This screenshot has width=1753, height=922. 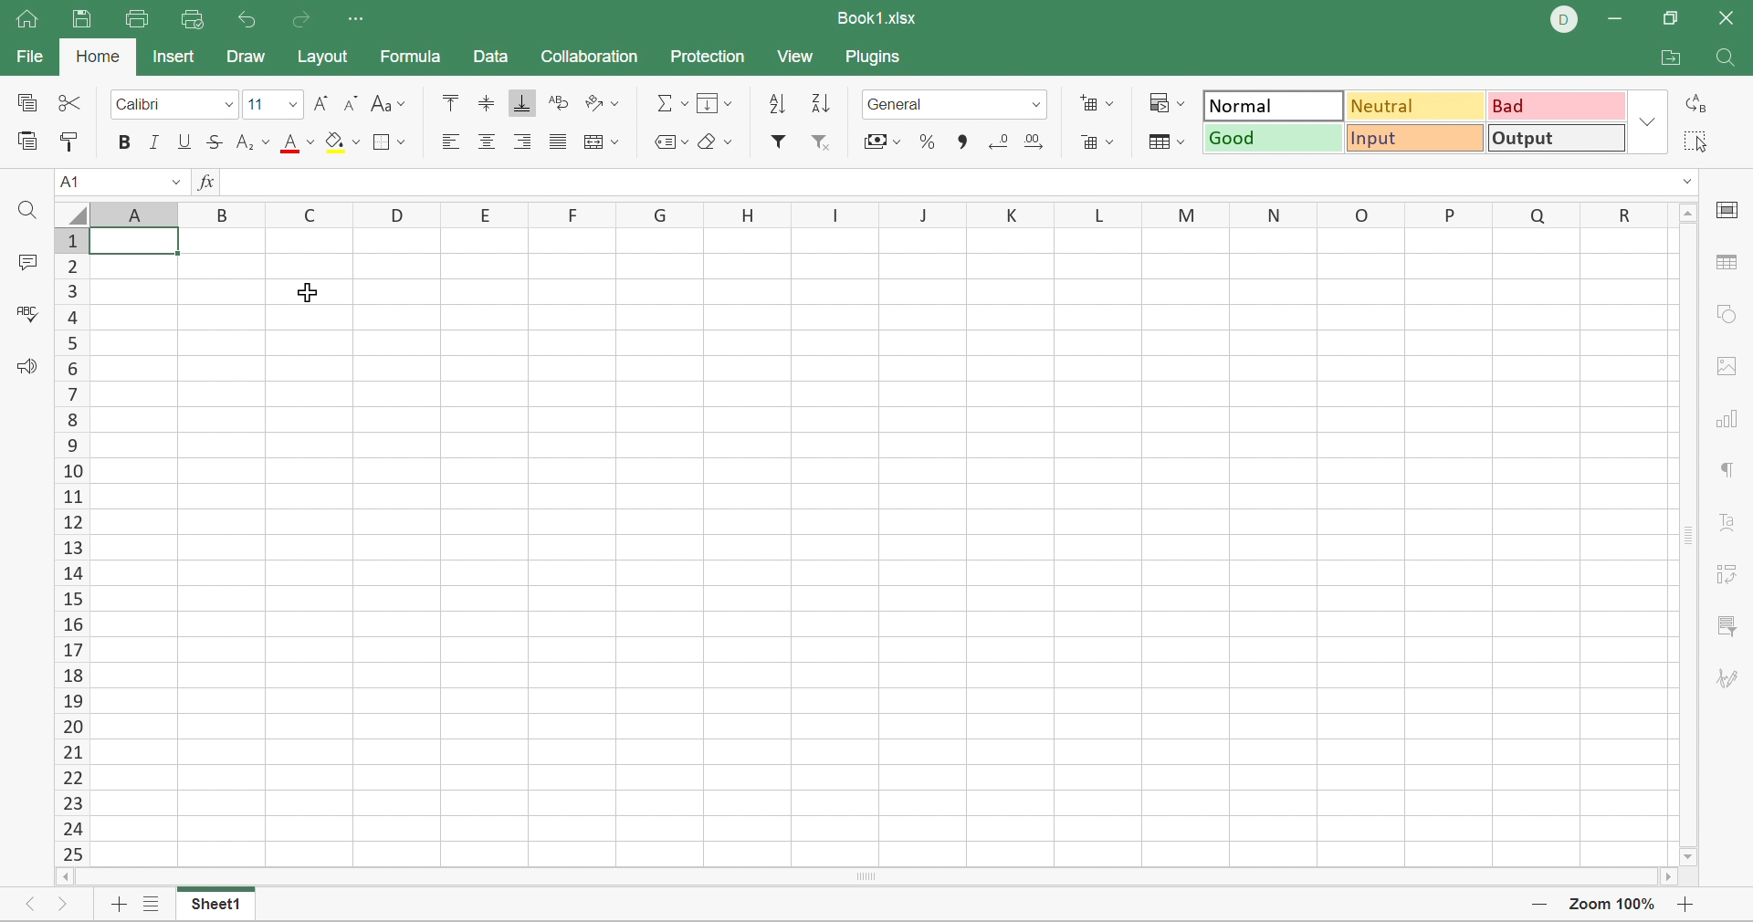 I want to click on Number format, so click(x=901, y=103).